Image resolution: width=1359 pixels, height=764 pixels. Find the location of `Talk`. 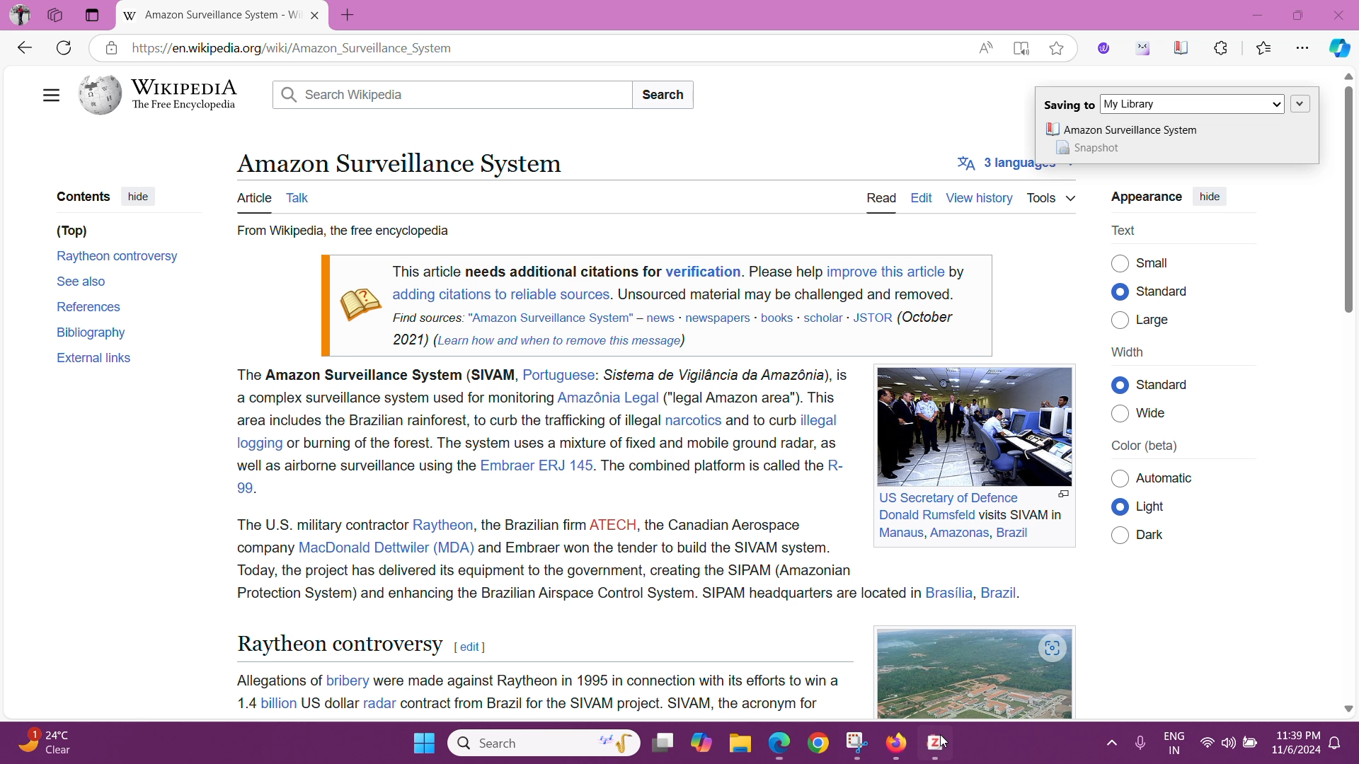

Talk is located at coordinates (302, 197).